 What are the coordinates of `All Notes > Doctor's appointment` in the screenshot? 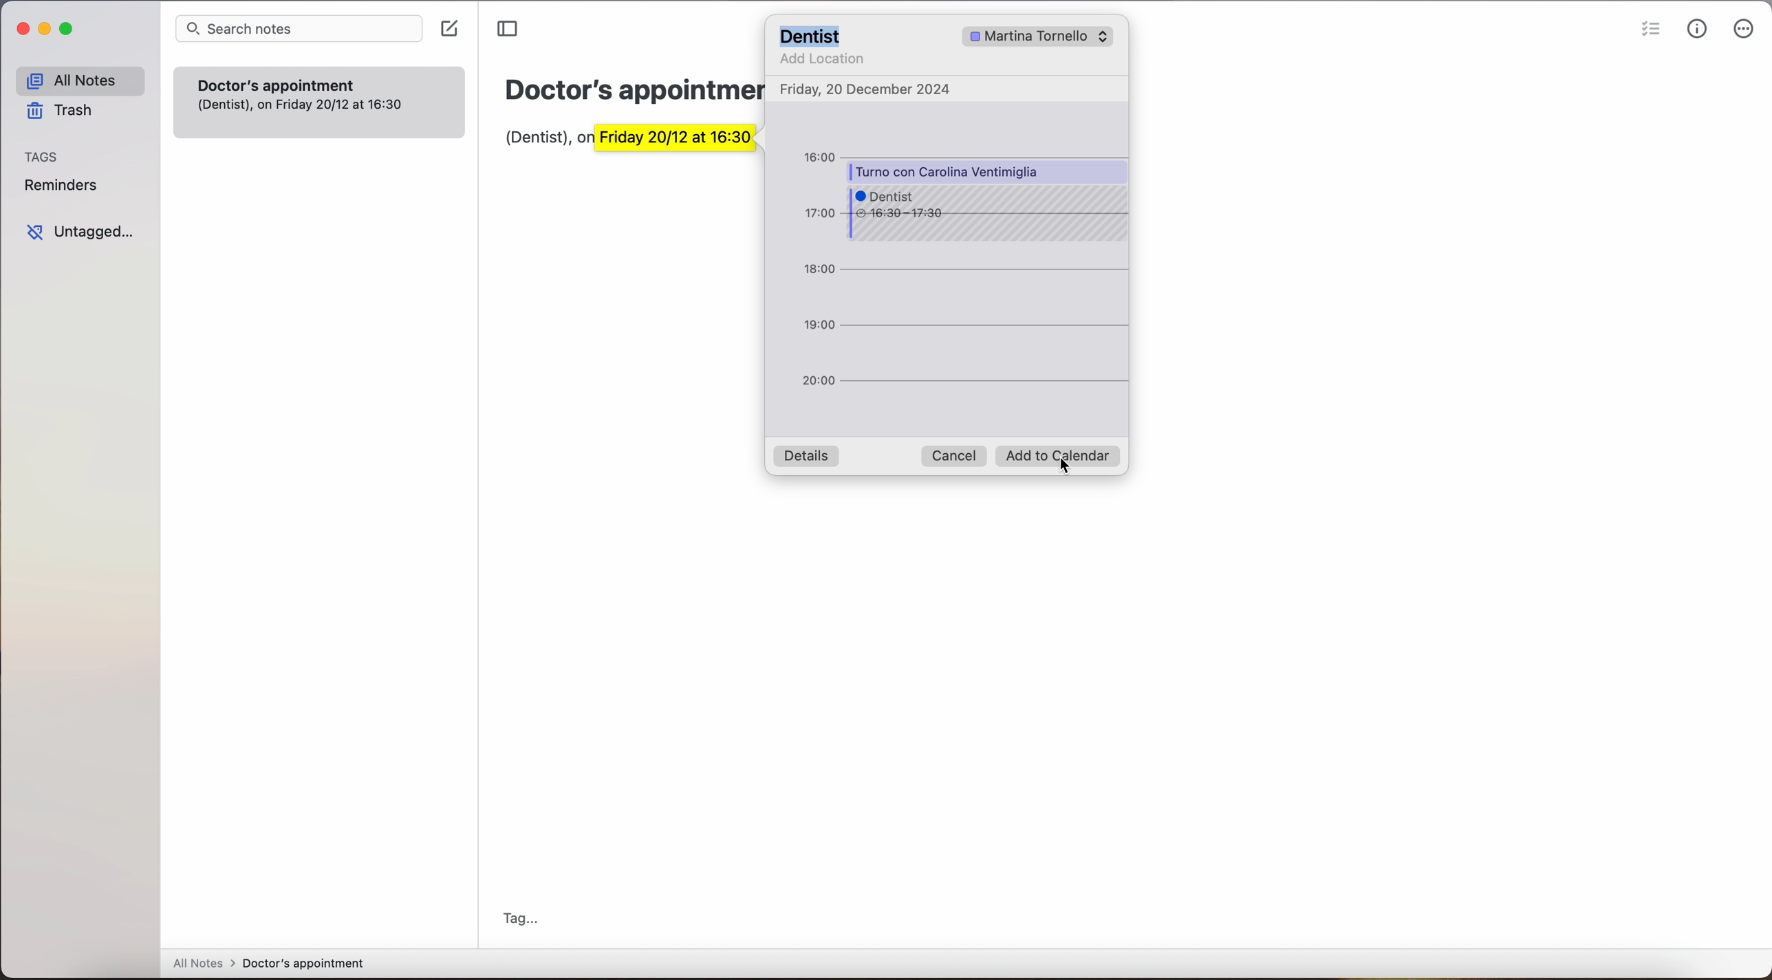 It's located at (268, 964).